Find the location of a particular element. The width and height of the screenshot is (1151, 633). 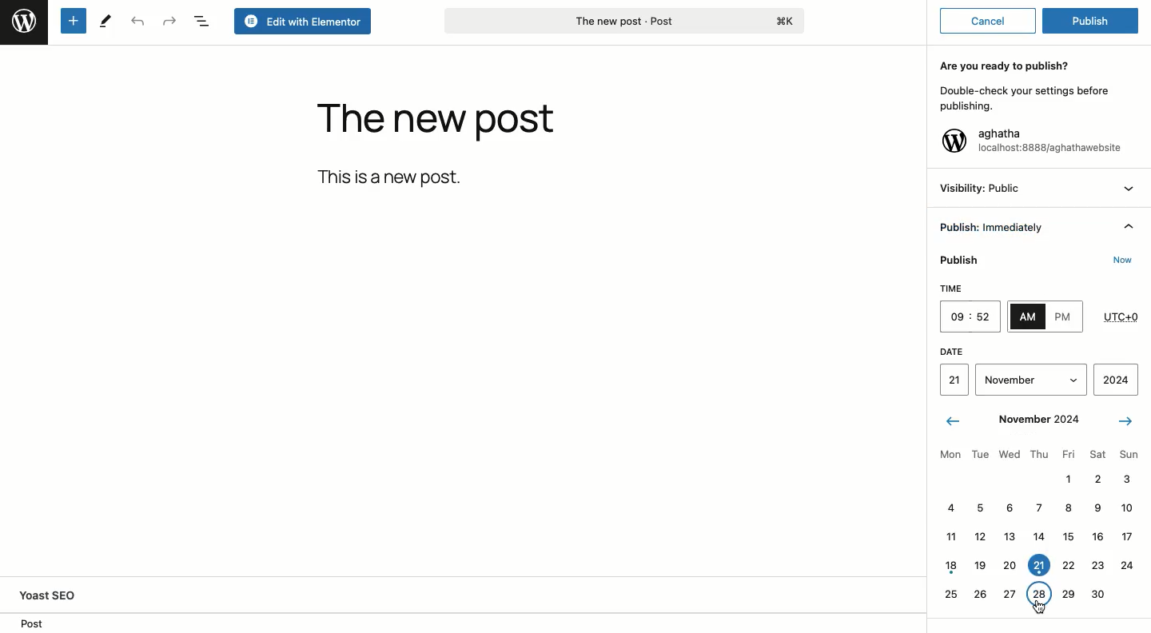

2 is located at coordinates (1097, 480).